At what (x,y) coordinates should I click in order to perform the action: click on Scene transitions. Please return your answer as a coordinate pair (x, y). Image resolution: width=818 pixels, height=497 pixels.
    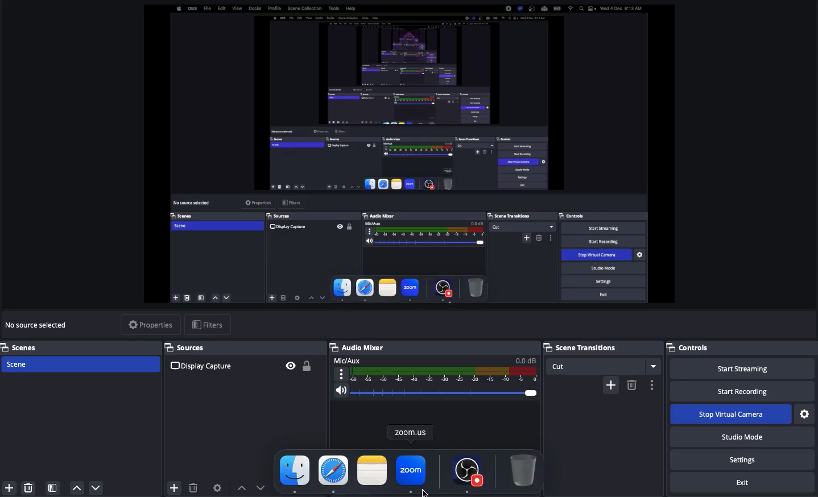
    Looking at the image, I should click on (602, 346).